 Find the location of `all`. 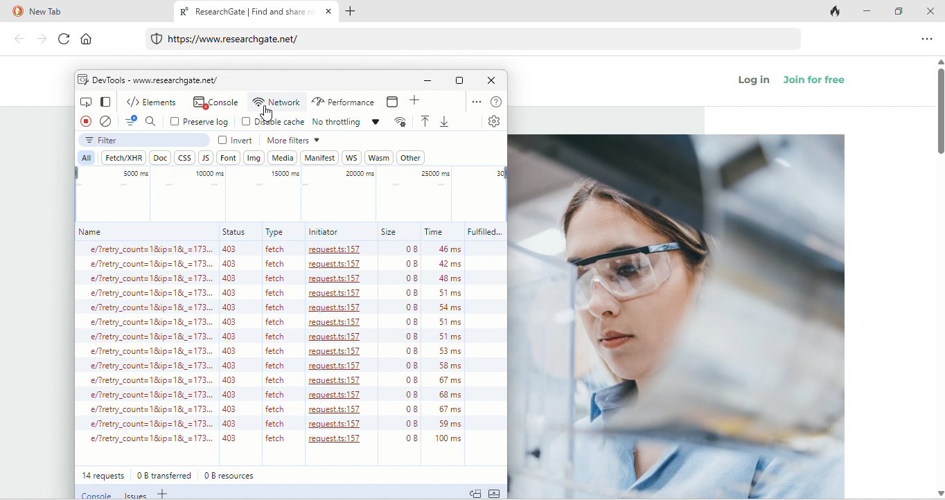

all is located at coordinates (85, 158).